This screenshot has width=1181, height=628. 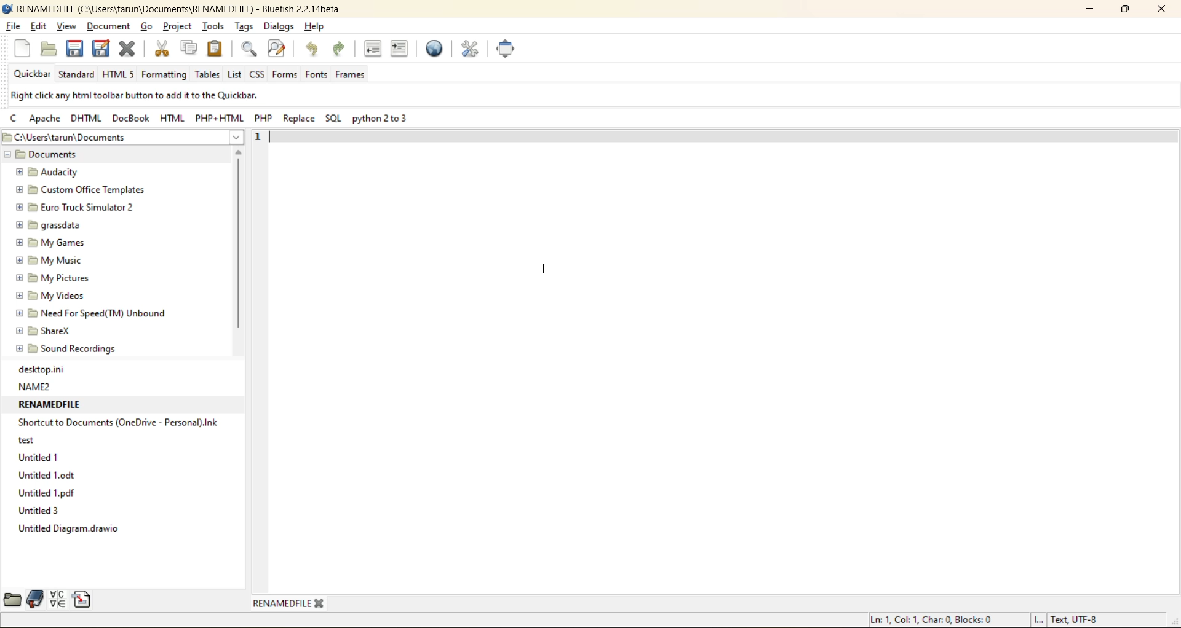 What do you see at coordinates (106, 27) in the screenshot?
I see `document` at bounding box center [106, 27].